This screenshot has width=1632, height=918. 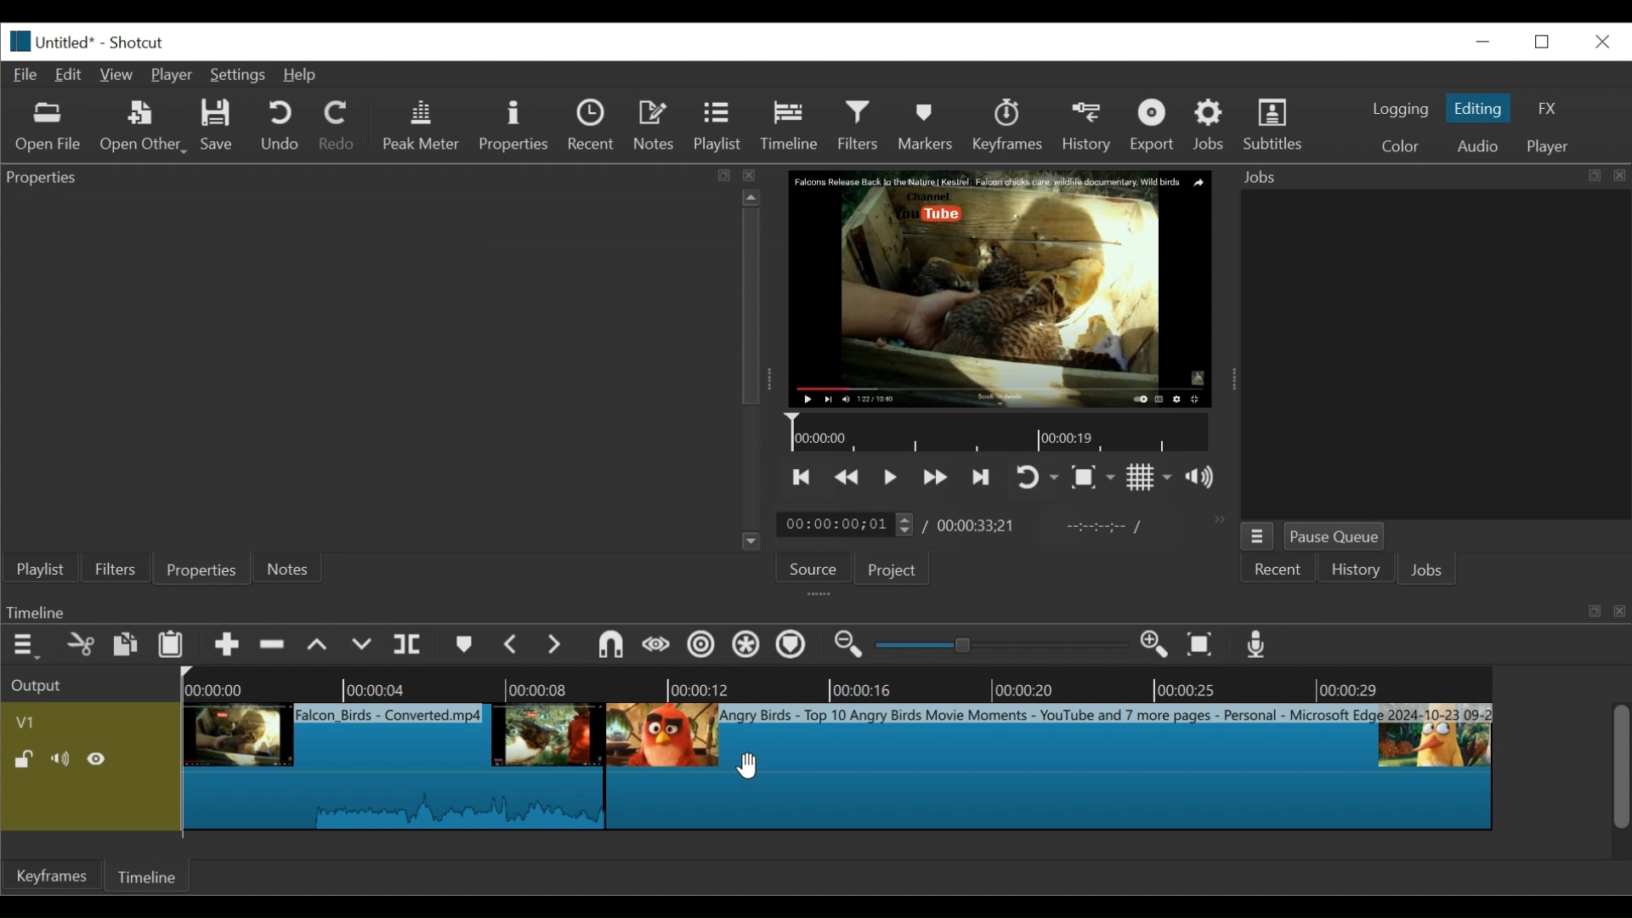 What do you see at coordinates (1542, 41) in the screenshot?
I see `Restore` at bounding box center [1542, 41].